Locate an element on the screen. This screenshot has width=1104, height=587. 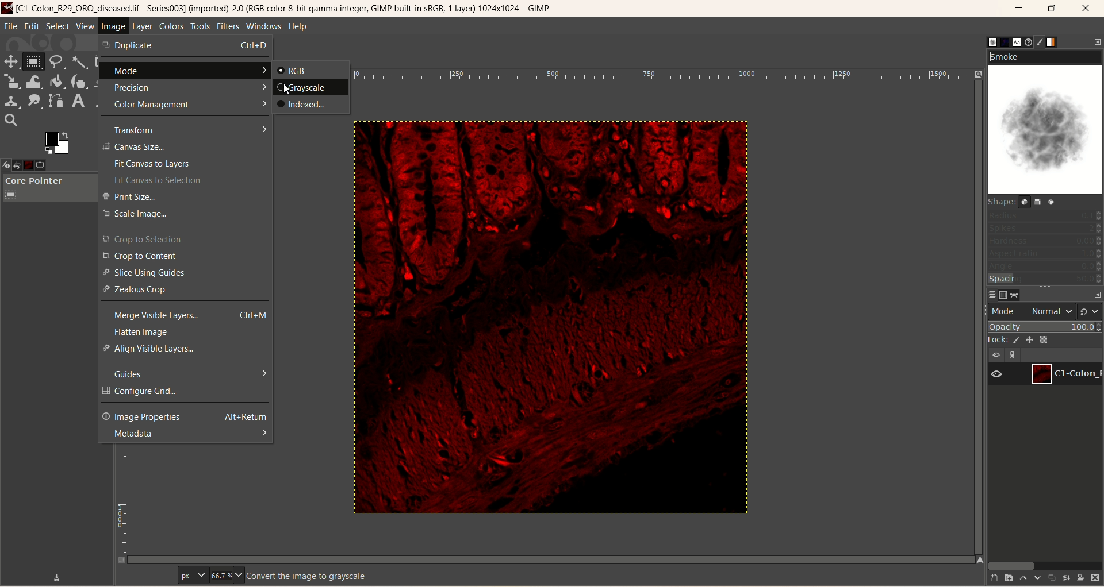
colors is located at coordinates (172, 26).